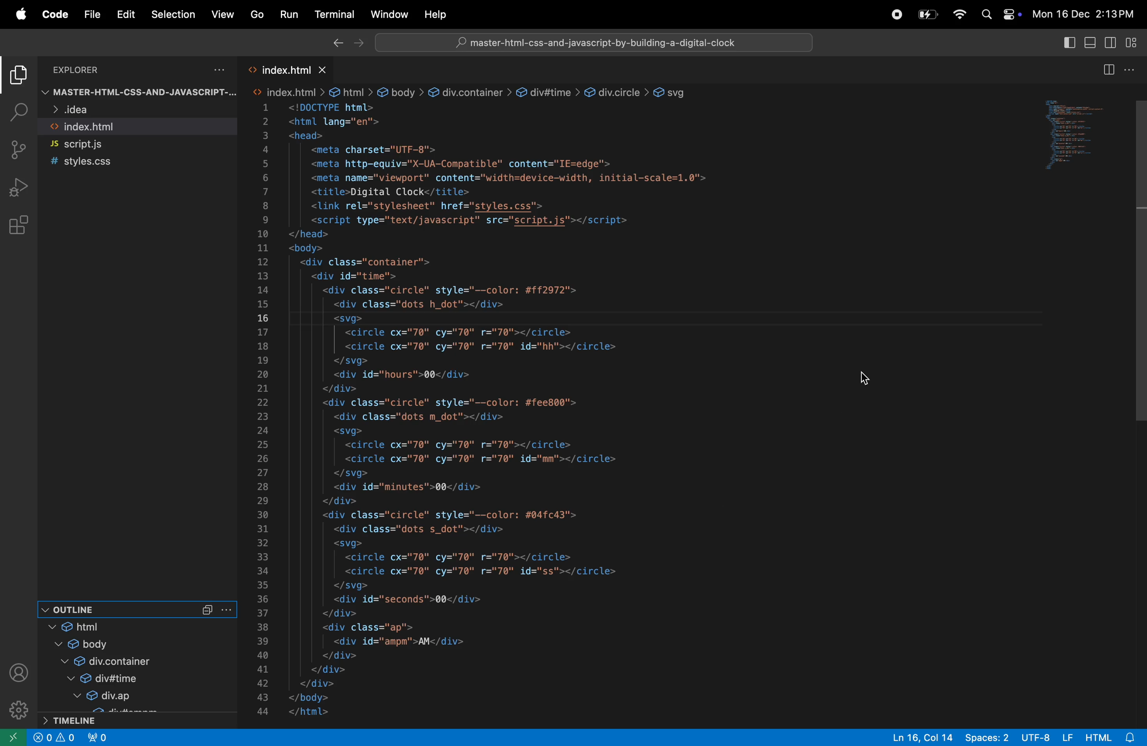 This screenshot has width=1147, height=746. What do you see at coordinates (1134, 42) in the screenshot?
I see `customize layout` at bounding box center [1134, 42].